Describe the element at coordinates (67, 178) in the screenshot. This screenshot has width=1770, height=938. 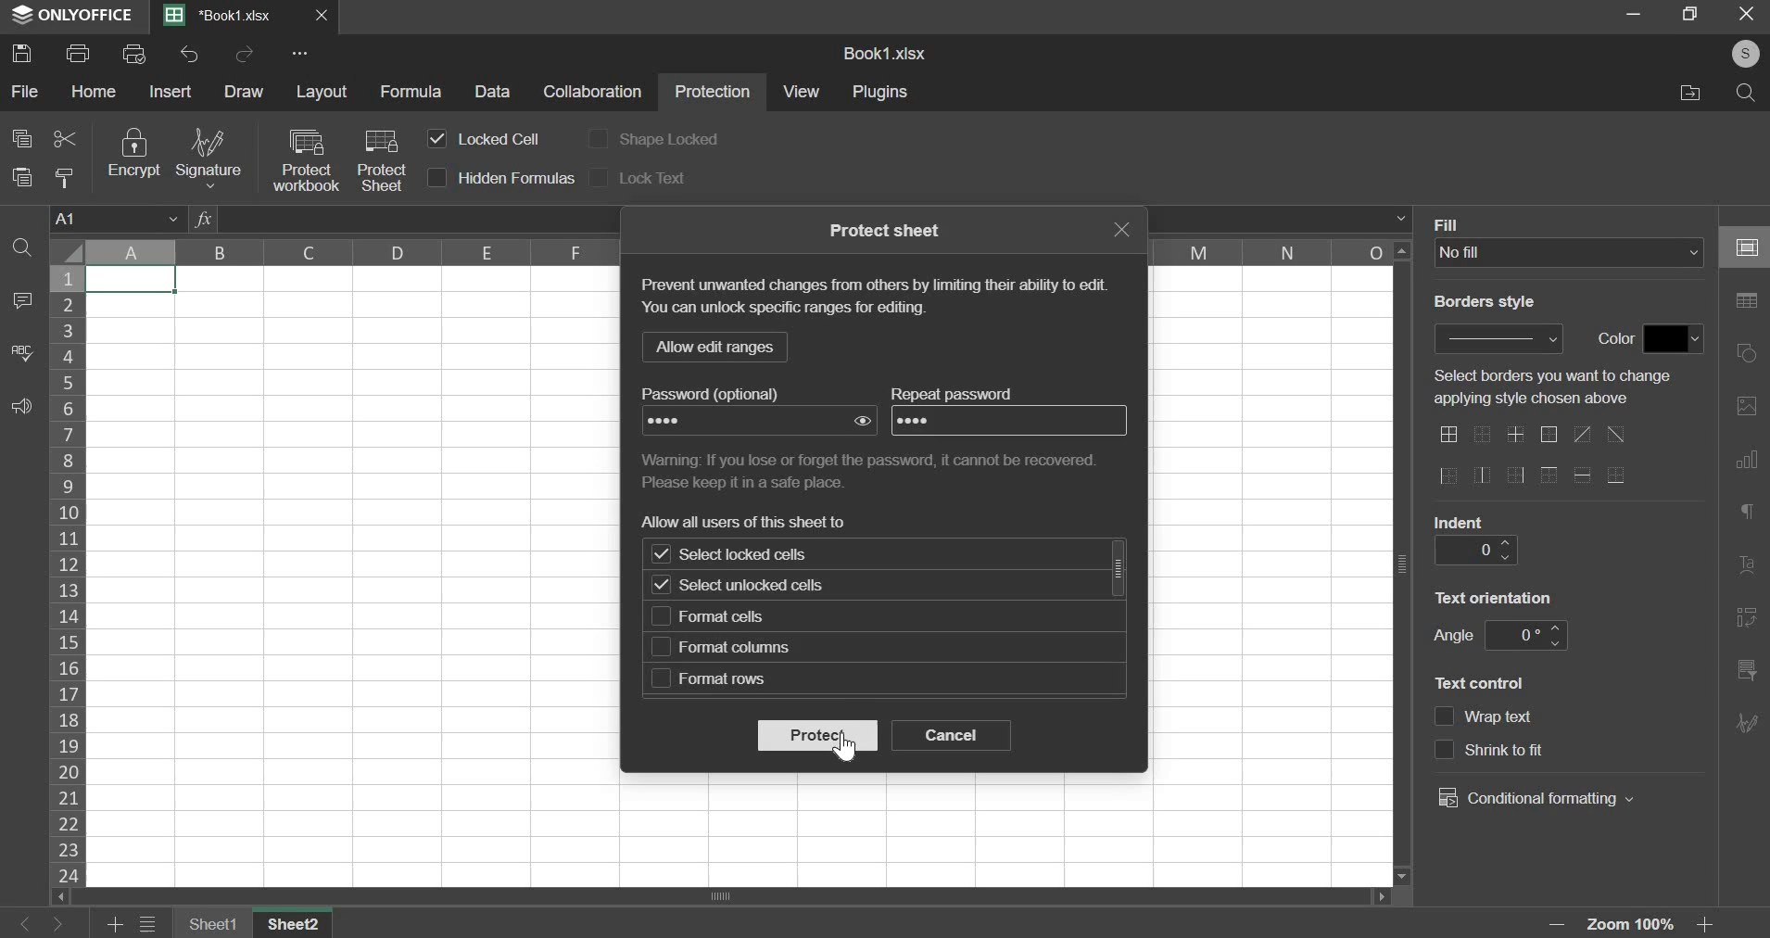
I see `copy style` at that location.